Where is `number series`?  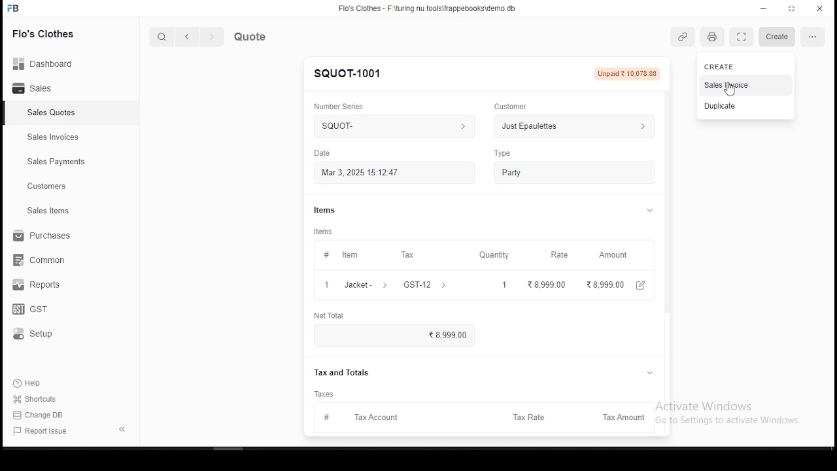 number series is located at coordinates (342, 102).